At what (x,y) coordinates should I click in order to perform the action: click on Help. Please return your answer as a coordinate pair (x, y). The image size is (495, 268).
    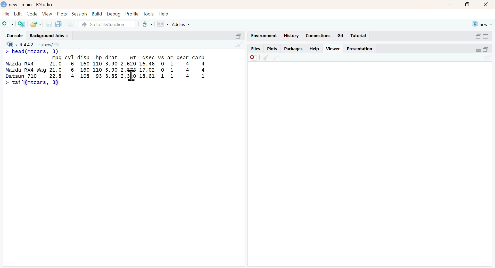
    Looking at the image, I should click on (315, 48).